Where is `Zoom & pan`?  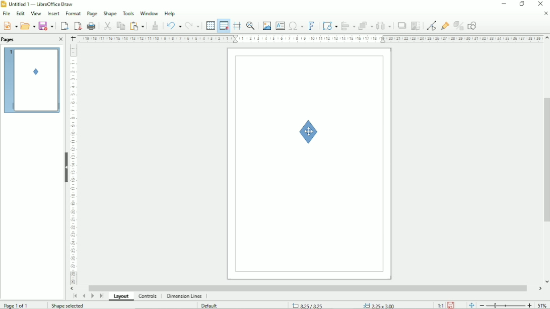 Zoom & pan is located at coordinates (251, 26).